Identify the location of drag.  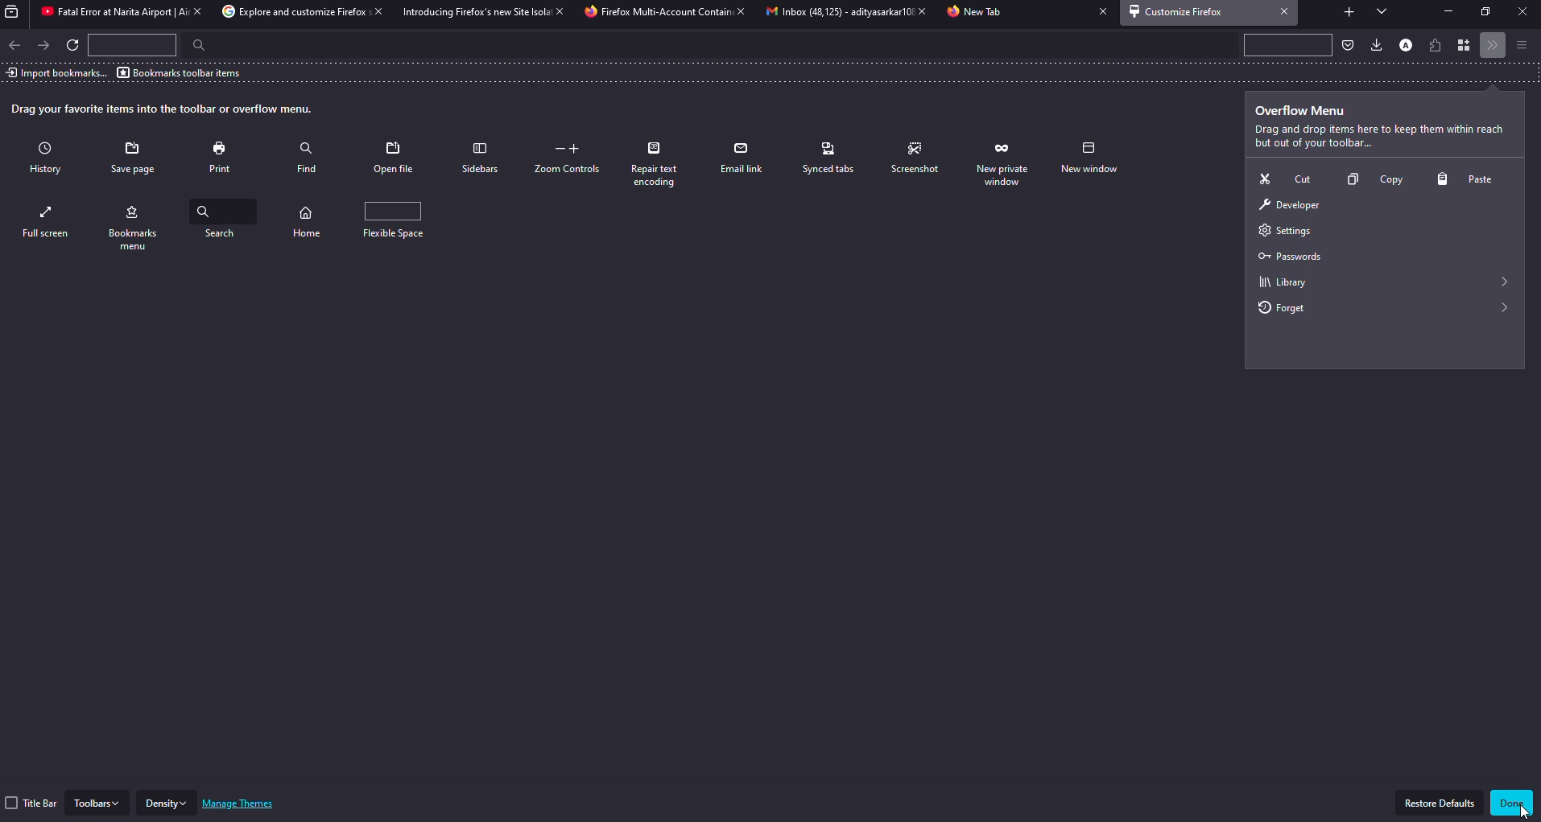
(164, 109).